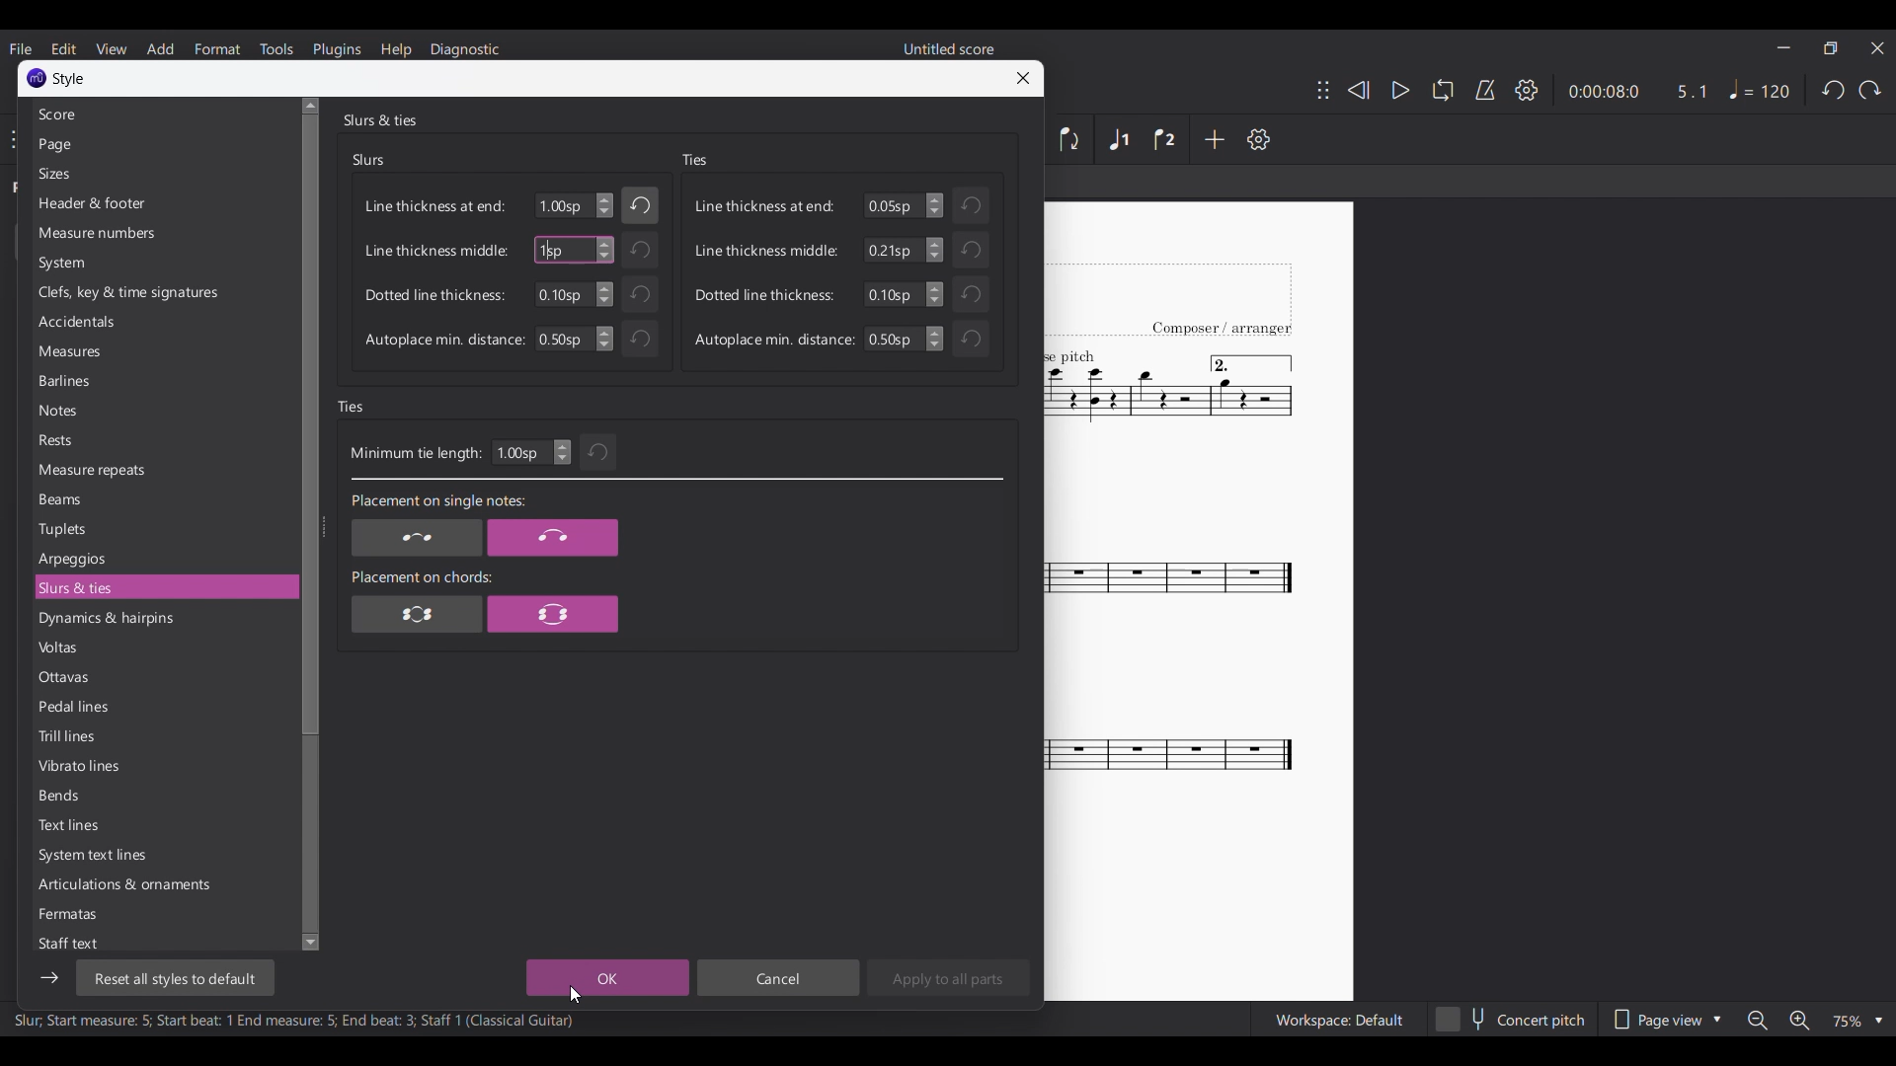 The image size is (1896, 1066). Describe the element at coordinates (163, 293) in the screenshot. I see `Clefs, key & time signatures` at that location.